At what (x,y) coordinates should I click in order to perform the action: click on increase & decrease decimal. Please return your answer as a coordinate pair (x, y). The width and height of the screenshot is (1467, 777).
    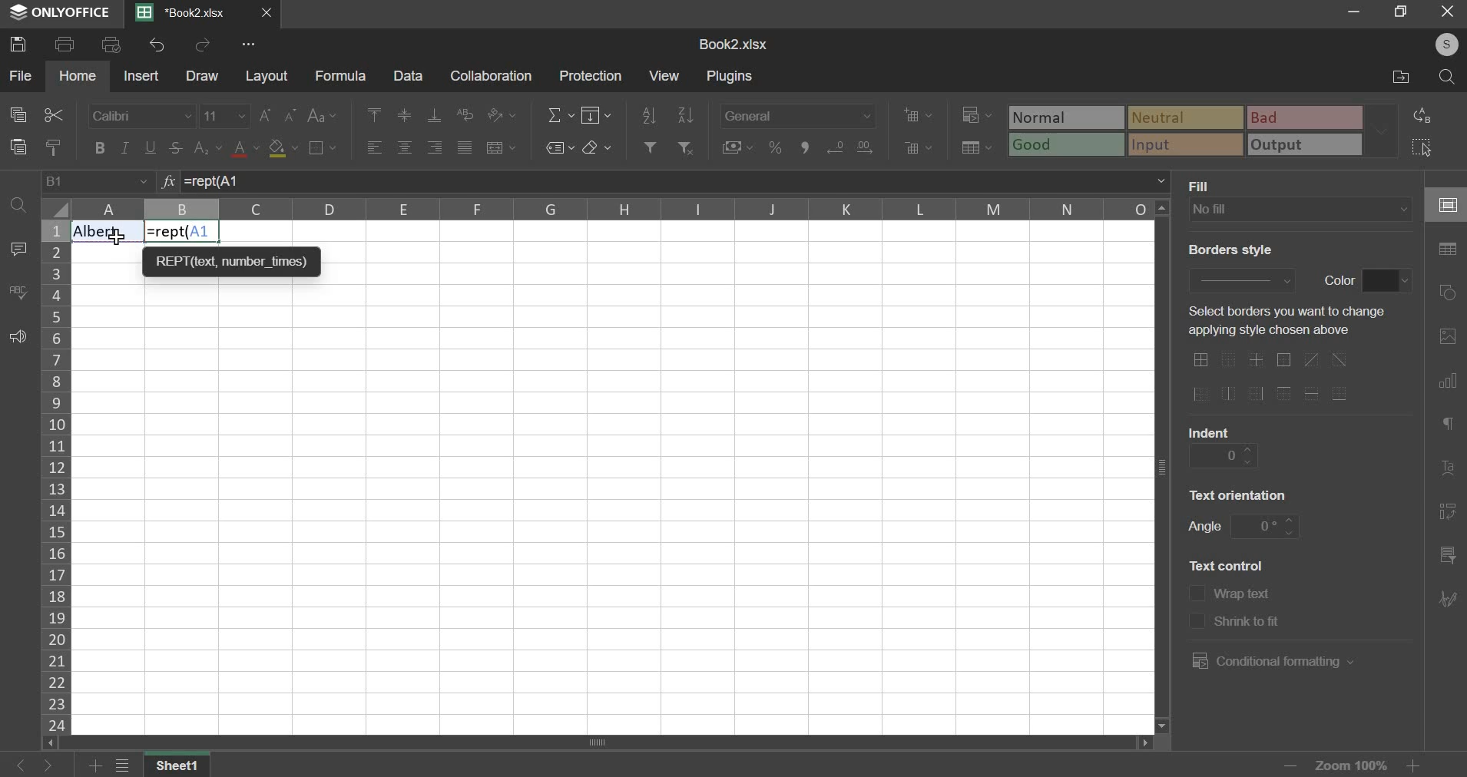
    Looking at the image, I should click on (850, 147).